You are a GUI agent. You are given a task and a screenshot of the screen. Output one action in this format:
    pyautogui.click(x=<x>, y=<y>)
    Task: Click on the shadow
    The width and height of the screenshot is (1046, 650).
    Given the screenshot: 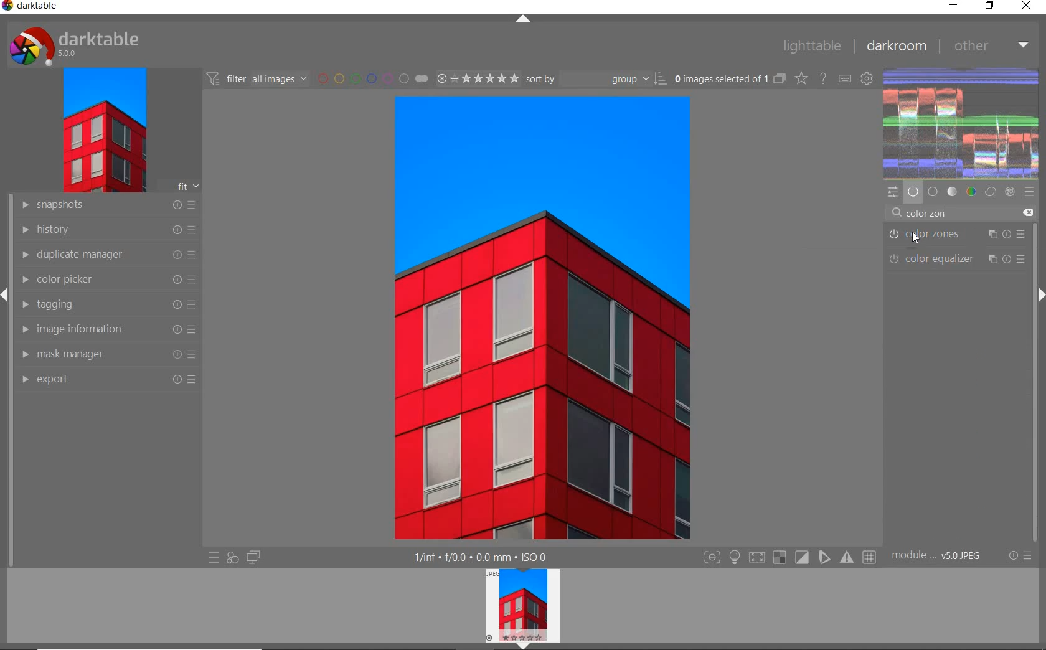 What is the action you would take?
    pyautogui.click(x=756, y=558)
    